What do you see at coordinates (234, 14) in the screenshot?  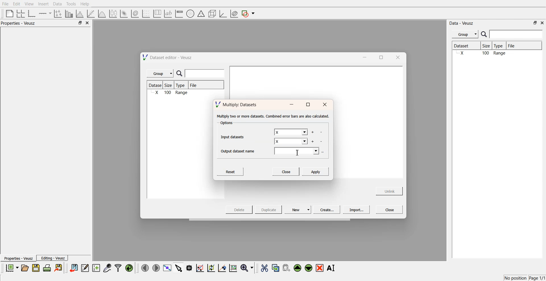 I see `plot covariance ellipses` at bounding box center [234, 14].